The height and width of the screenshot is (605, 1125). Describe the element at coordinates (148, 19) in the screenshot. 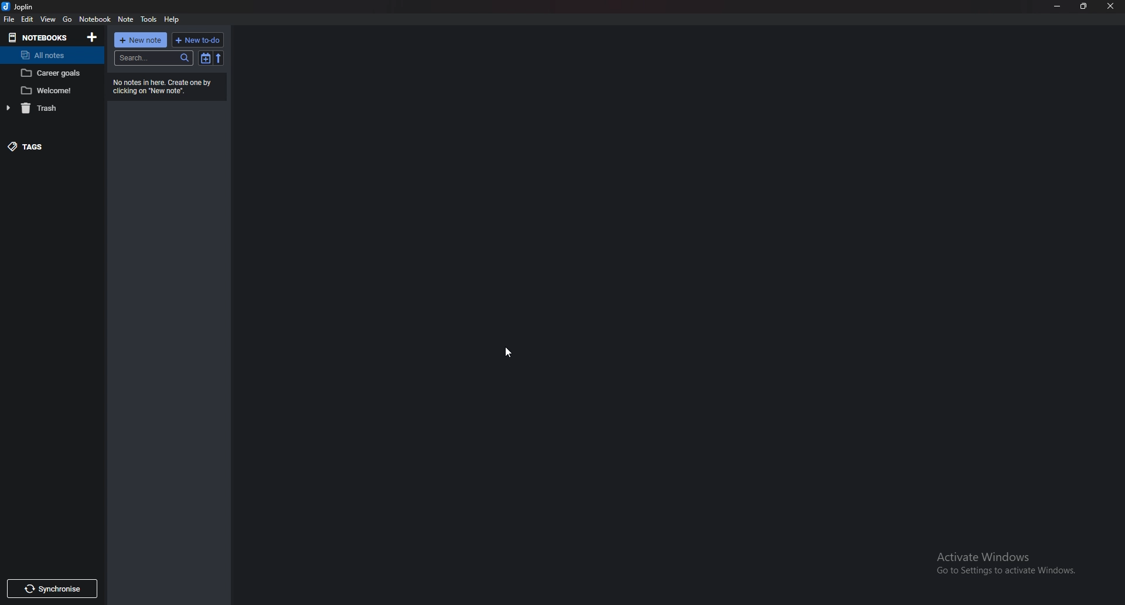

I see `tools` at that location.